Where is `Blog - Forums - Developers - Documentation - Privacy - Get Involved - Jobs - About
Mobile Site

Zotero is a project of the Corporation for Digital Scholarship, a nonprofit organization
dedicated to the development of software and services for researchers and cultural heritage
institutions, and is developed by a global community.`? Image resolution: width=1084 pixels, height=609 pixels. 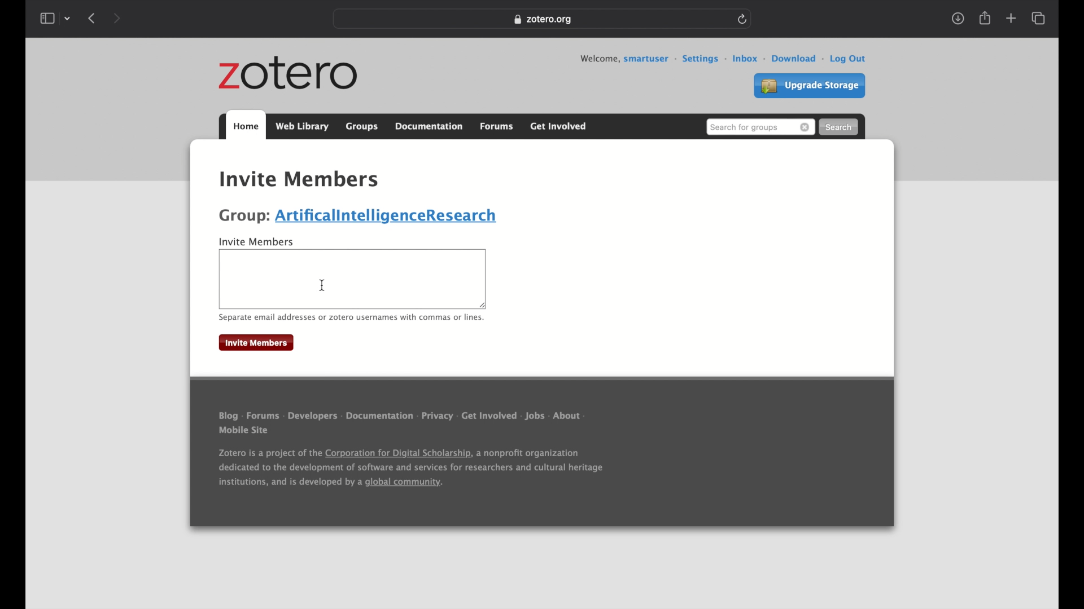
Blog - Forums - Developers - Documentation - Privacy - Get Involved - Jobs - About
Mobile Site

Zotero is a project of the Corporation for Digital Scholarship, a nonprofit organization
dedicated to the development of software and services for researchers and cultural heritage
institutions, and is developed by a global community. is located at coordinates (425, 456).